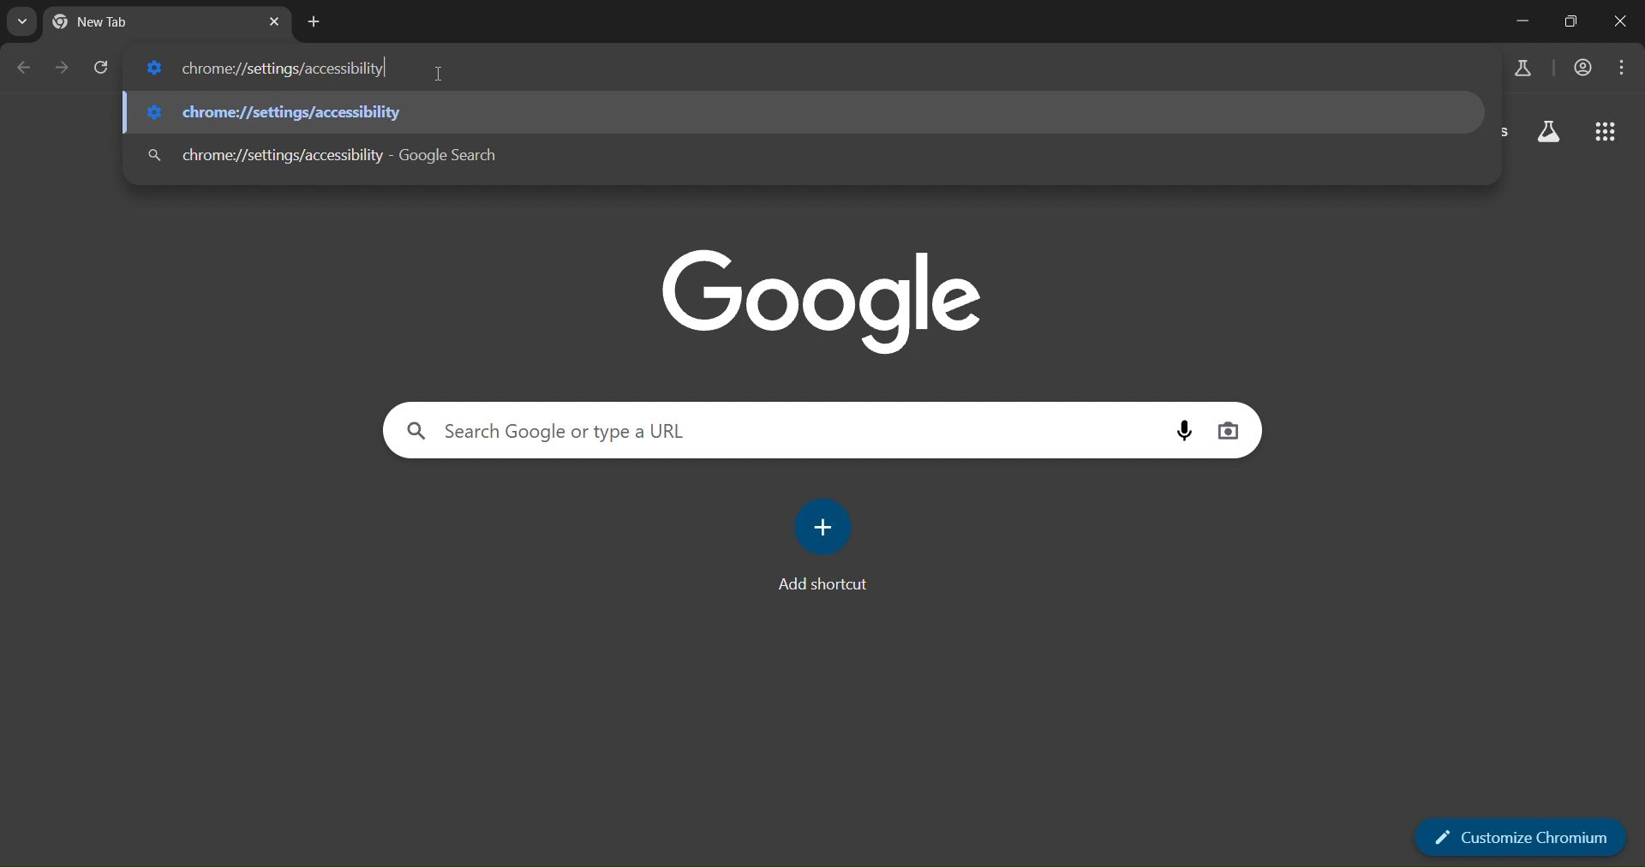 Image resolution: width=1645 pixels, height=867 pixels. I want to click on customize chromium, so click(1522, 835).